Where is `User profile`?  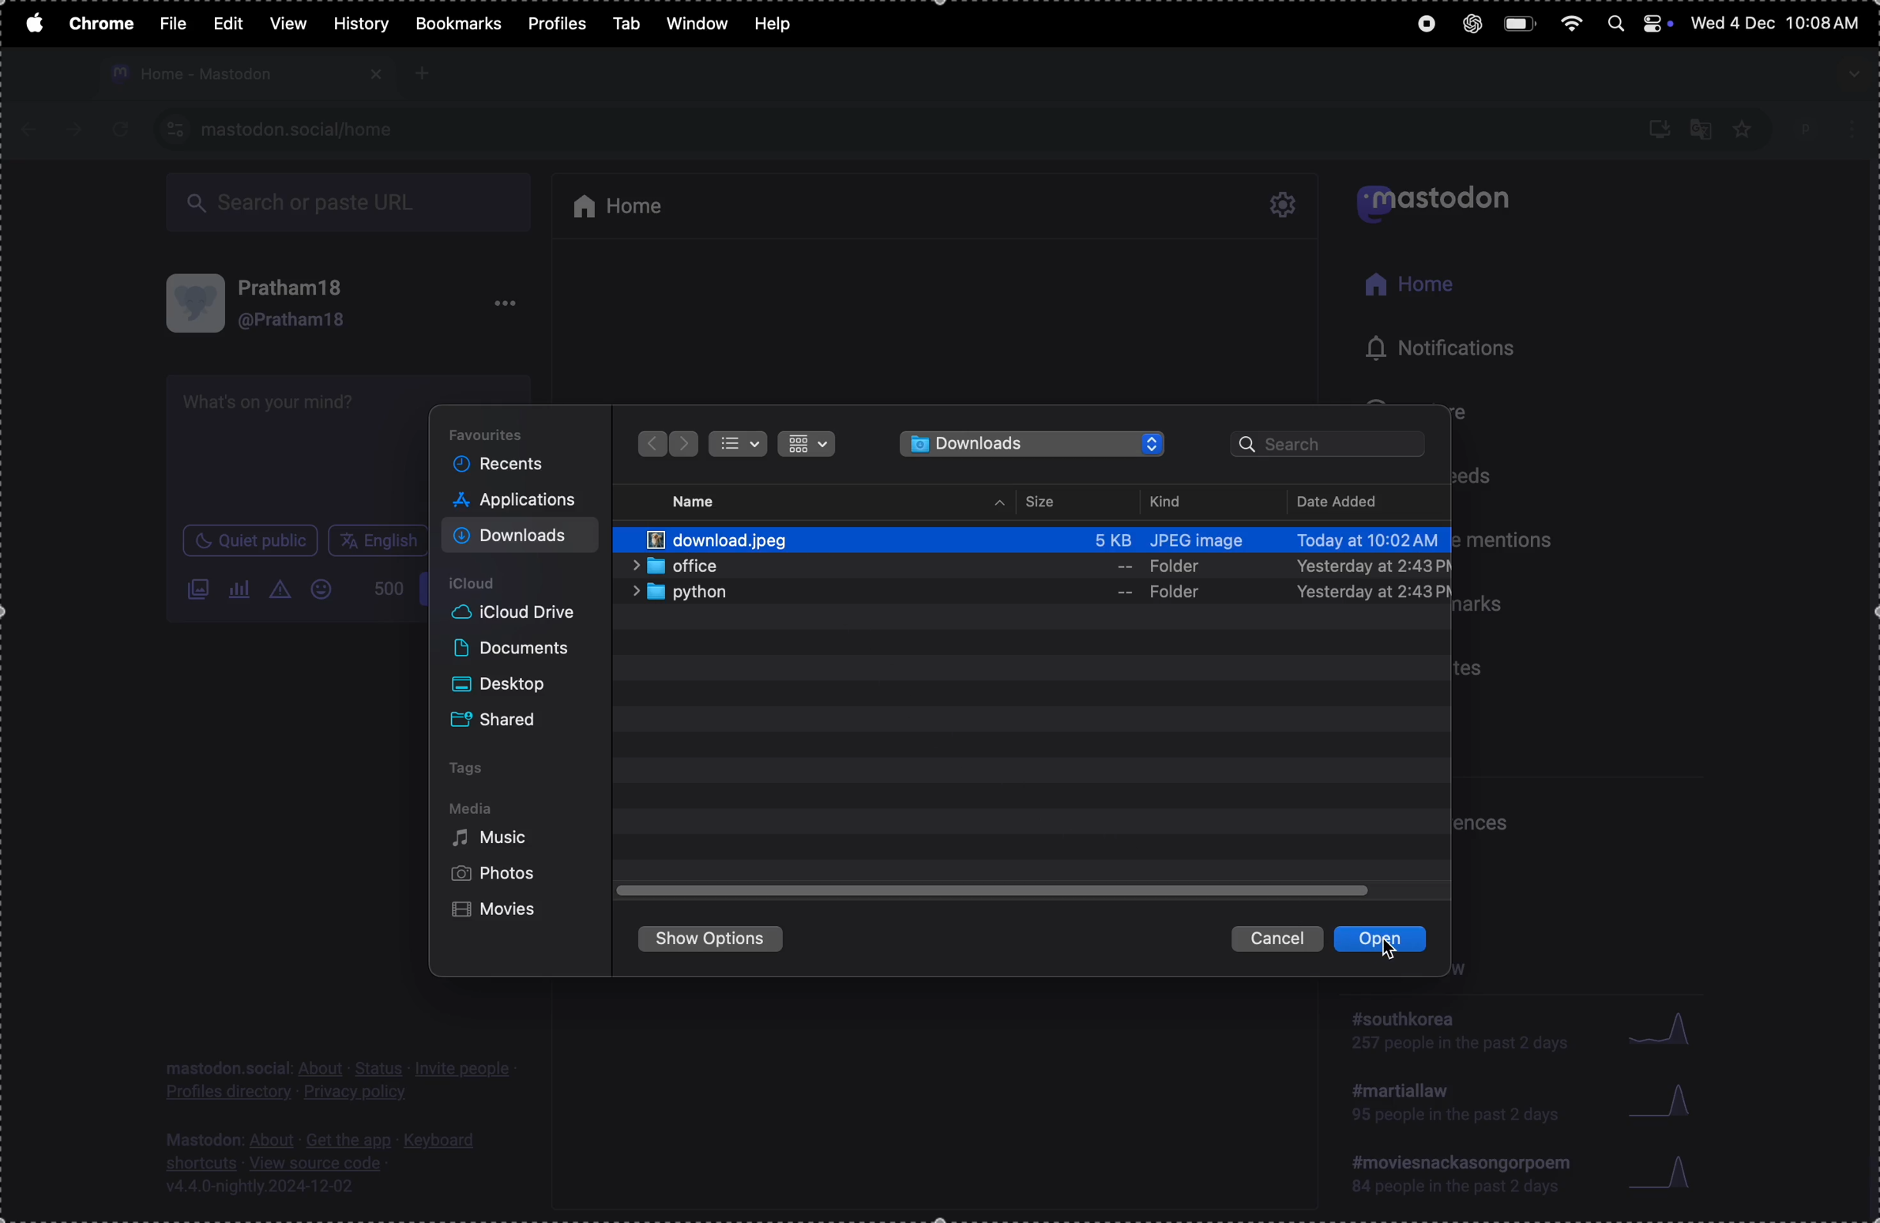
User profile is located at coordinates (310, 303).